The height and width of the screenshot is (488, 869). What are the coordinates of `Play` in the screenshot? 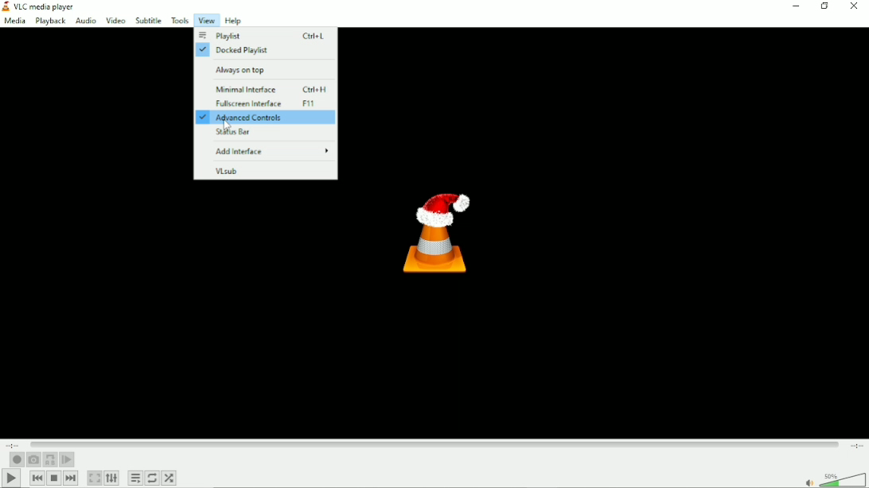 It's located at (10, 478).